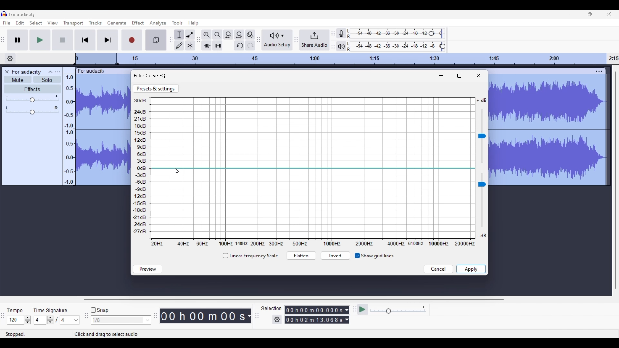 Image resolution: width=619 pixels, height=348 pixels. I want to click on Effects, so click(32, 89).